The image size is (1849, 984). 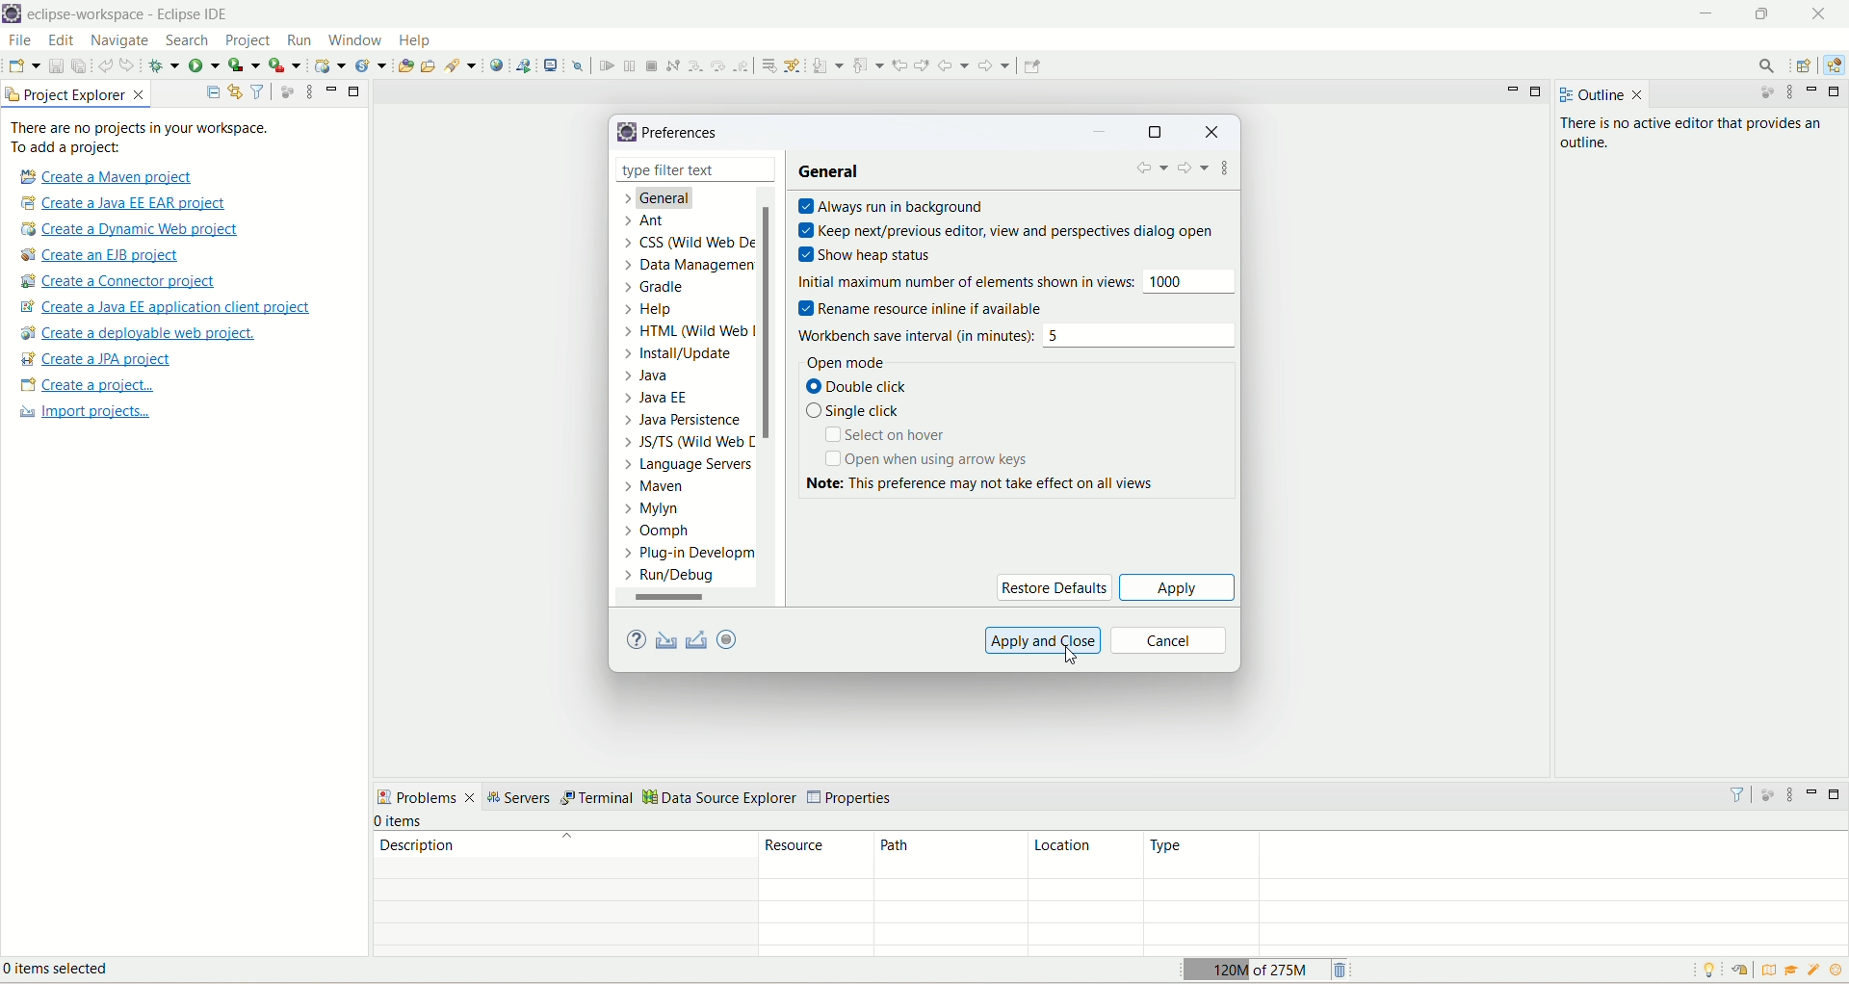 What do you see at coordinates (401, 821) in the screenshot?
I see `0 items` at bounding box center [401, 821].